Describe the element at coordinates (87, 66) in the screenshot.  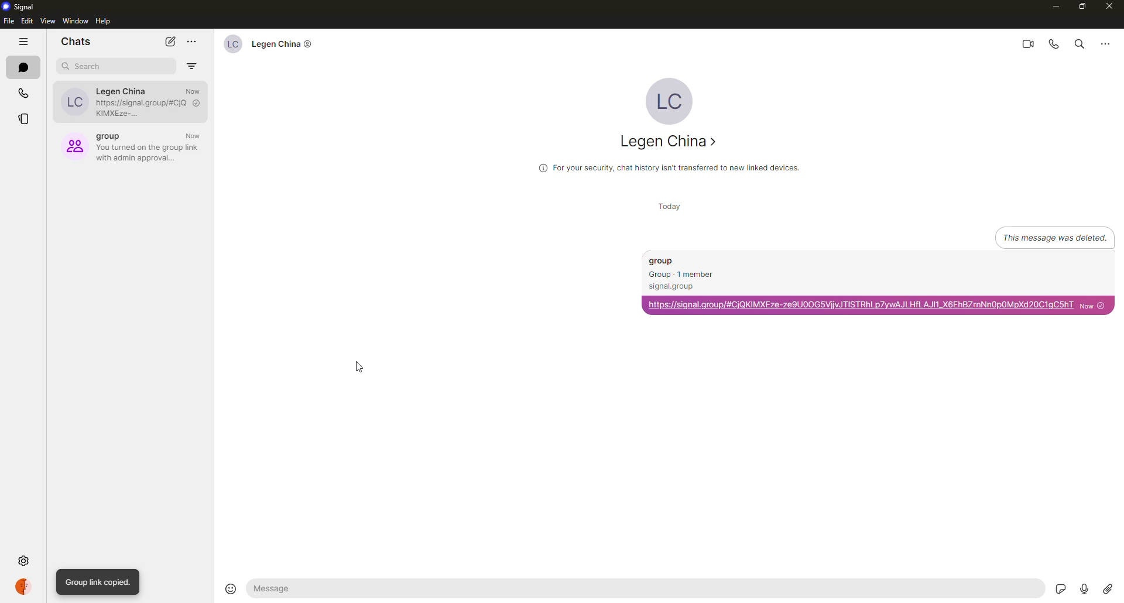
I see `search` at that location.